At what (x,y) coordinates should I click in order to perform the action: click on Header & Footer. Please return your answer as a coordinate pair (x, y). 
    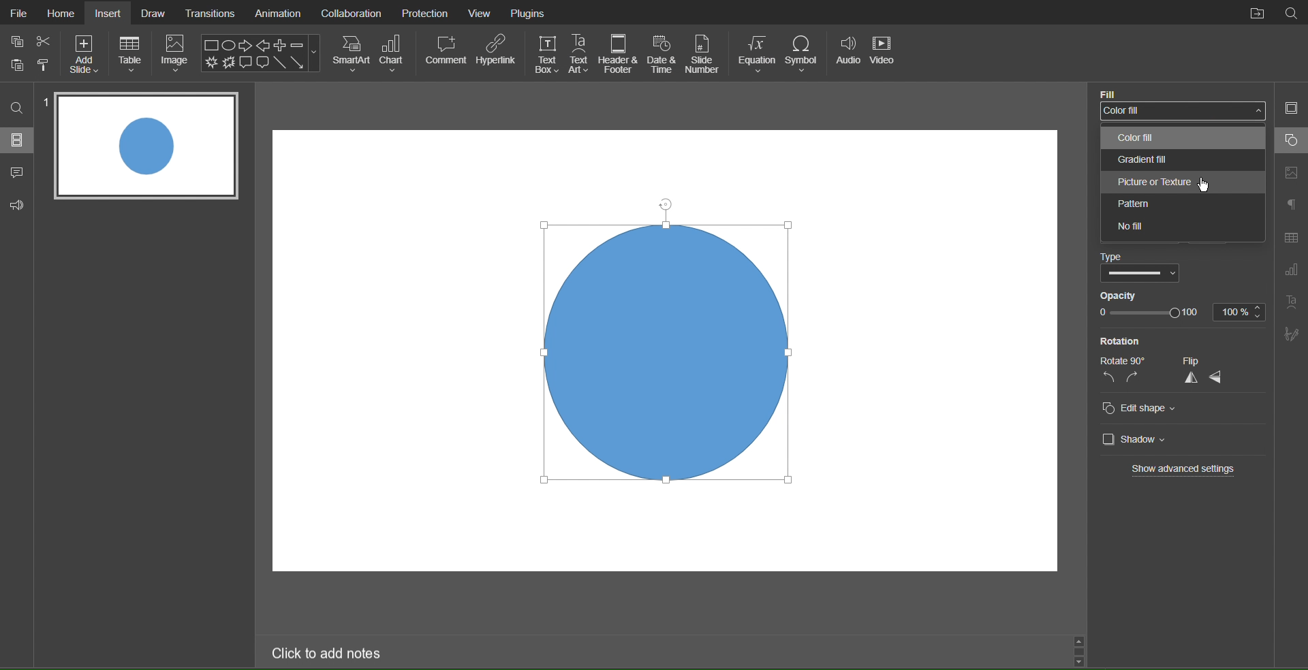
    Looking at the image, I should click on (621, 53).